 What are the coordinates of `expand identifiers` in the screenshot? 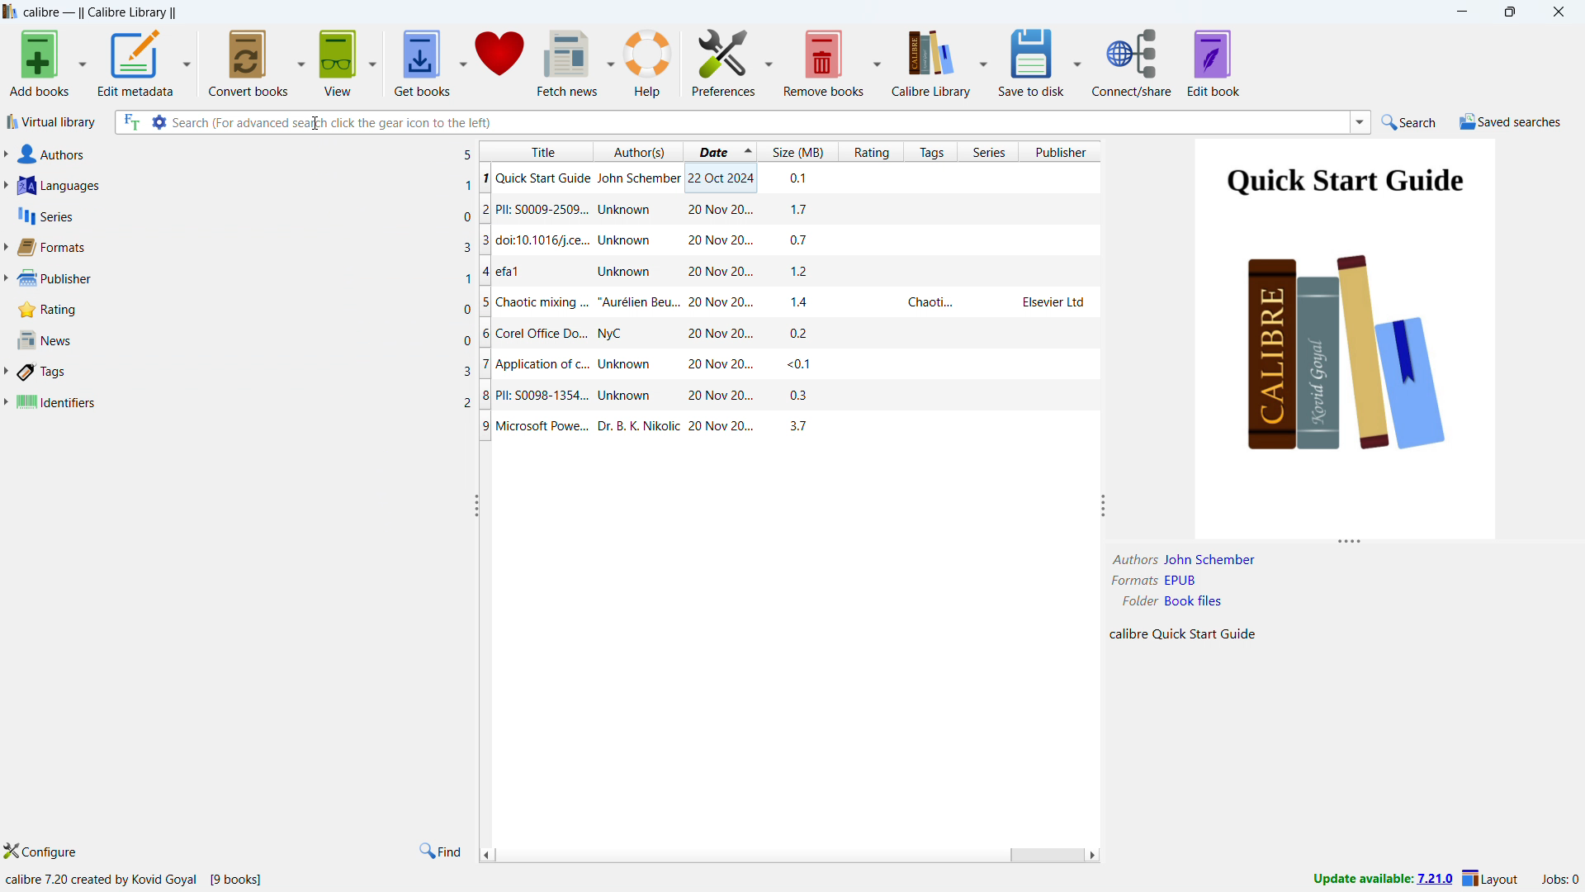 It's located at (6, 402).